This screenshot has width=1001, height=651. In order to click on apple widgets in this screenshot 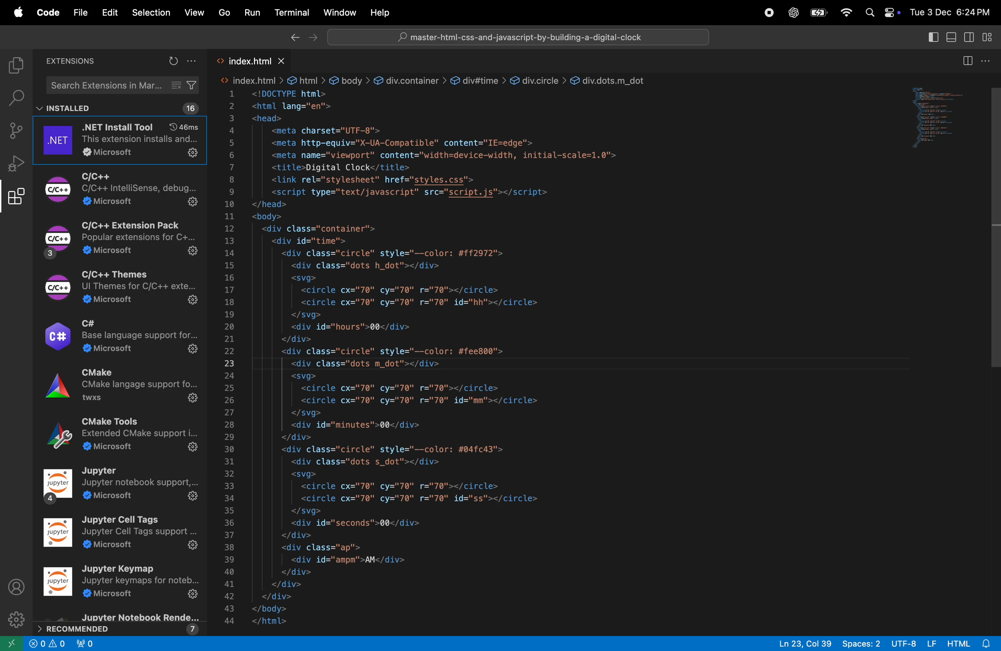, I will do `click(880, 12)`.